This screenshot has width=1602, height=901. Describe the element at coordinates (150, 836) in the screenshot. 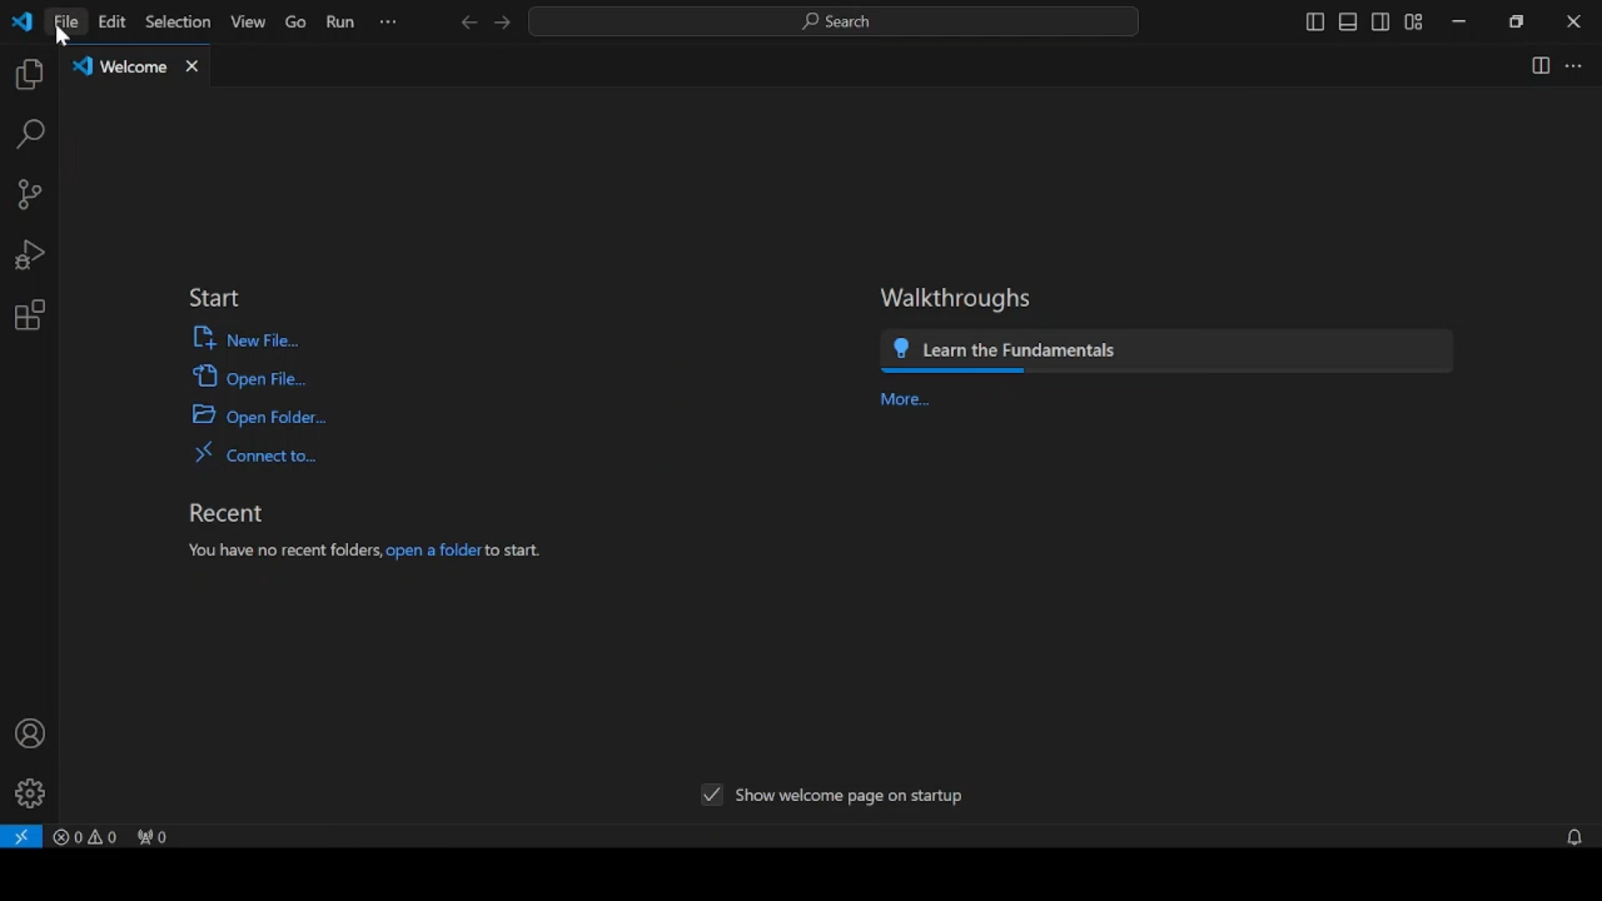

I see `no ports forwarded` at that location.